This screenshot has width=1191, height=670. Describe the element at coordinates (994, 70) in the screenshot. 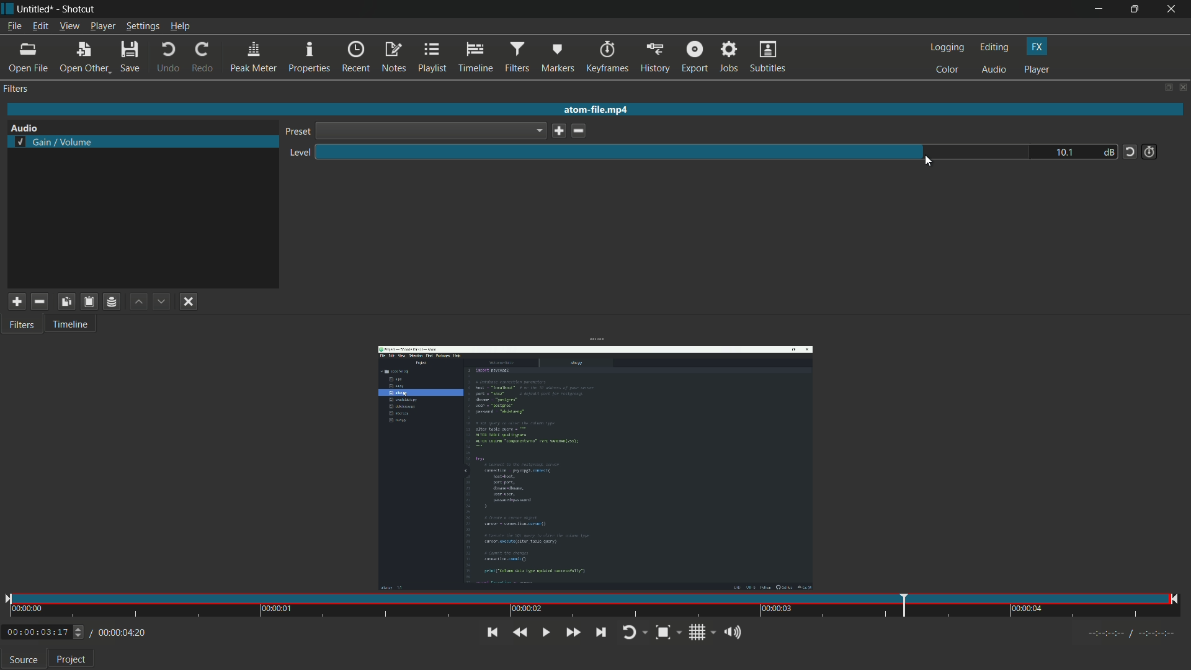

I see `audio` at that location.